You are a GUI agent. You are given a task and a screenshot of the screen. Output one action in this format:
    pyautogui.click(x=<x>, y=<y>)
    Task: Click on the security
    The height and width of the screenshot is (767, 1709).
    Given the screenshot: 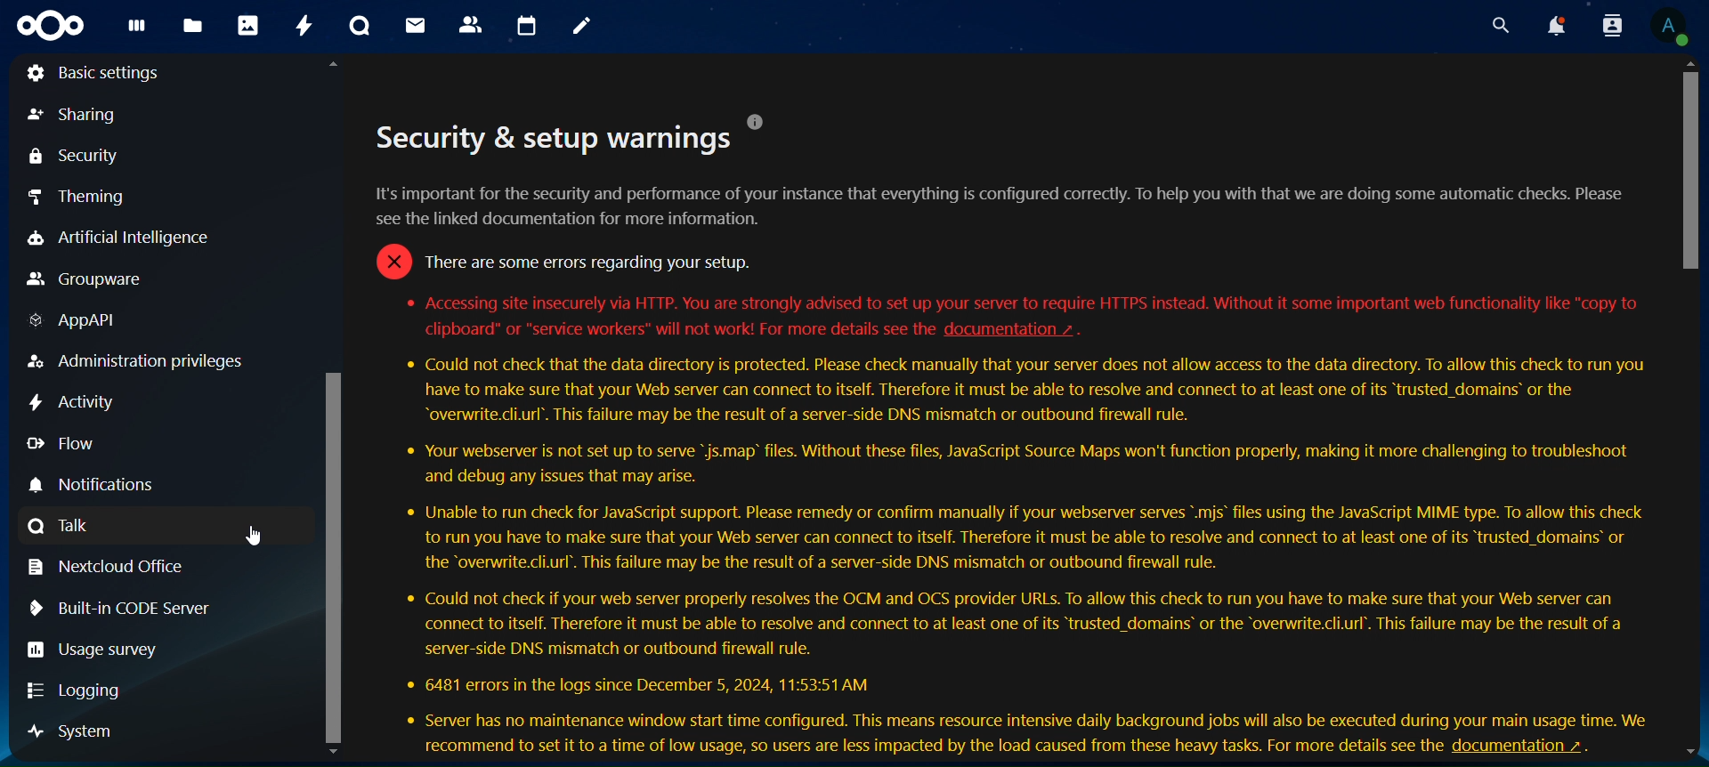 What is the action you would take?
    pyautogui.click(x=78, y=157)
    